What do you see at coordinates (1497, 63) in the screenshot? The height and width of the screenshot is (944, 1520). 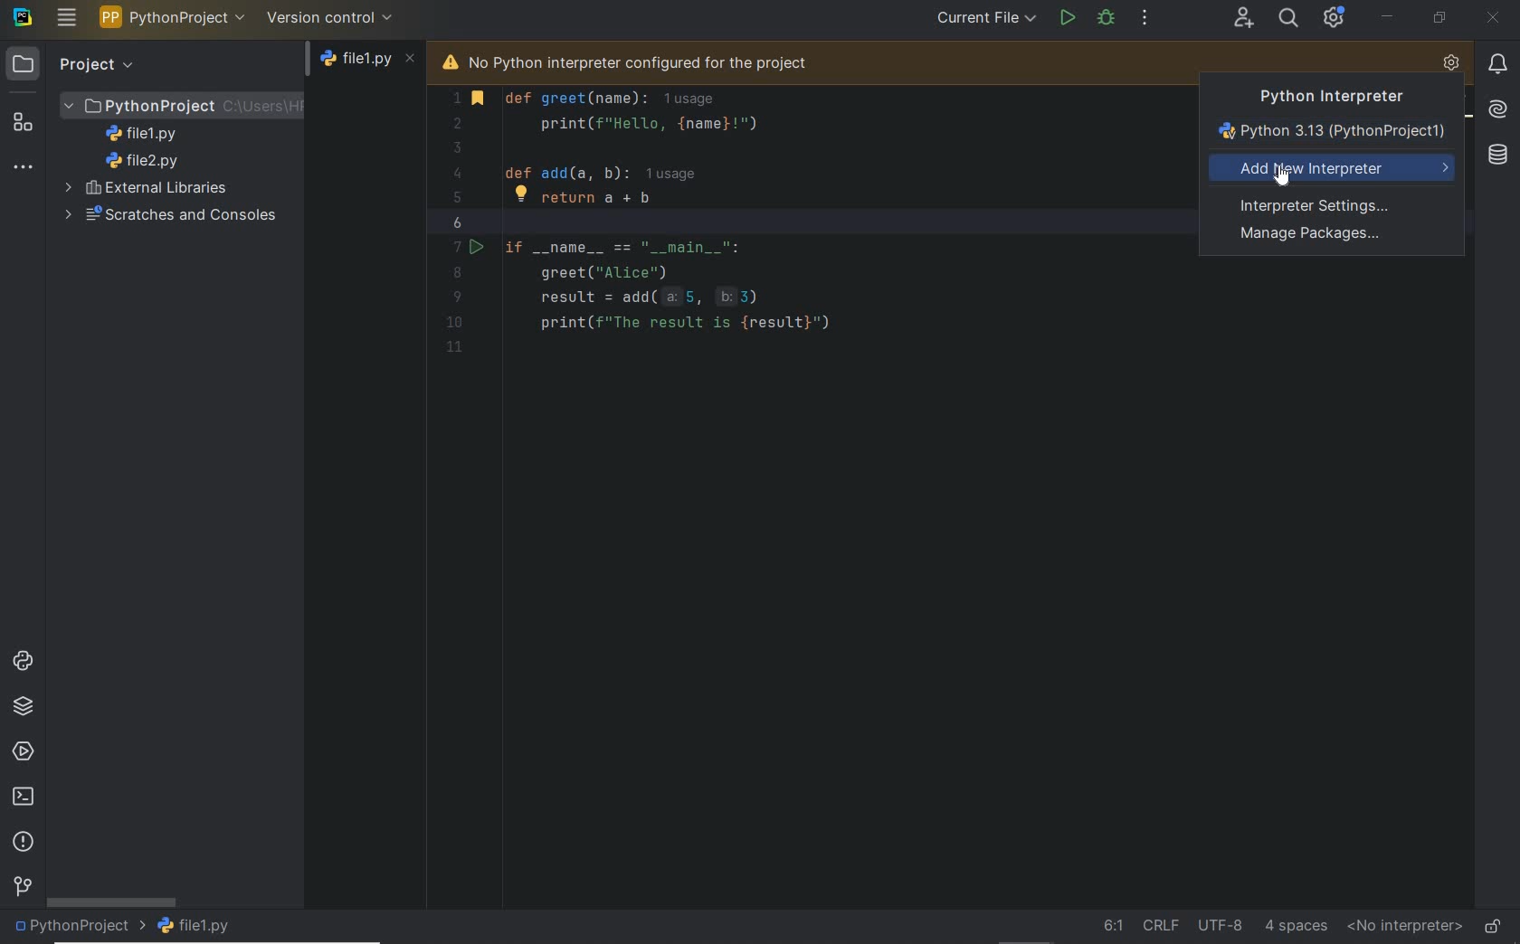 I see `notifications` at bounding box center [1497, 63].